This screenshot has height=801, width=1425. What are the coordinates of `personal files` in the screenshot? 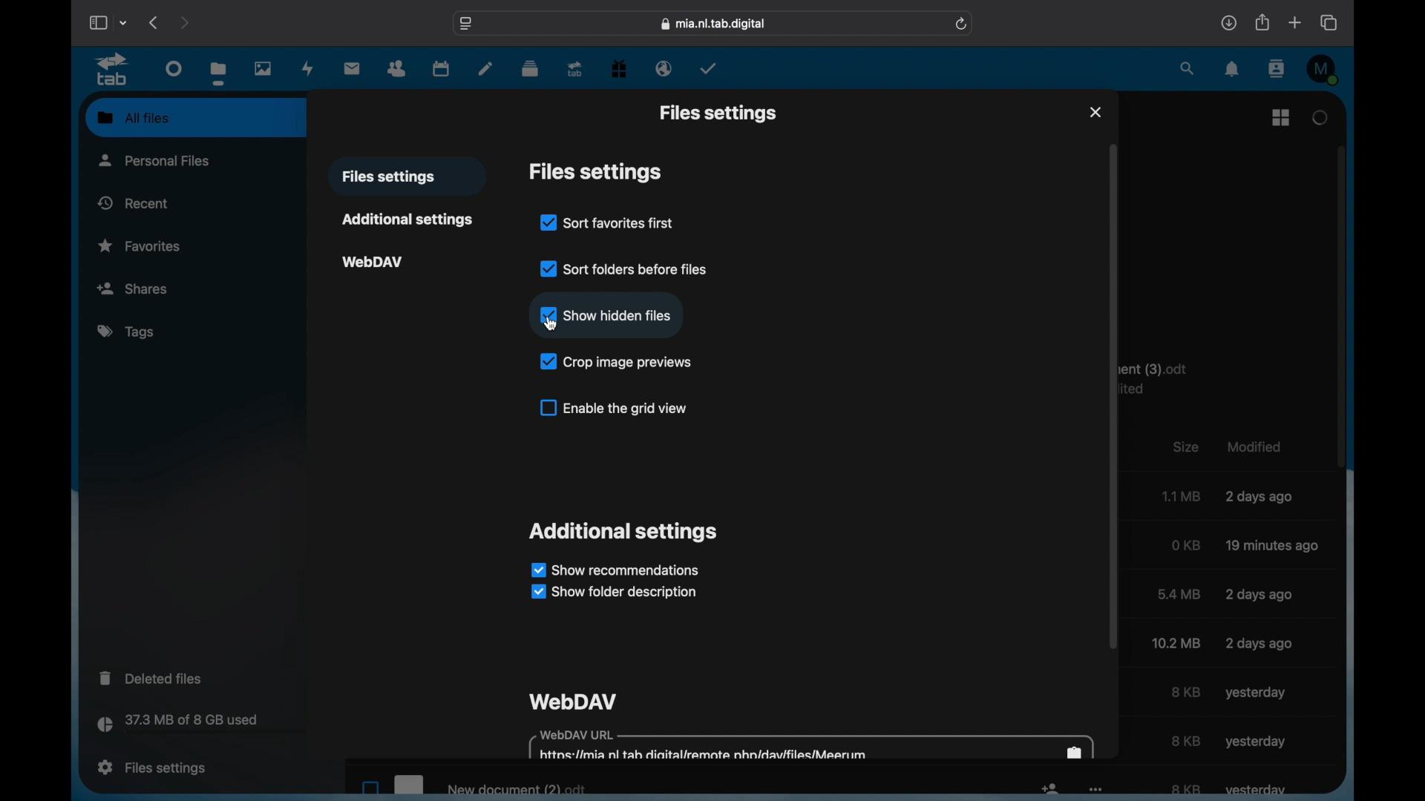 It's located at (154, 159).